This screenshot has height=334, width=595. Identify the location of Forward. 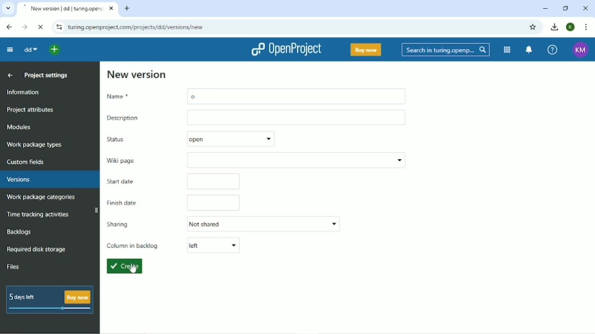
(25, 27).